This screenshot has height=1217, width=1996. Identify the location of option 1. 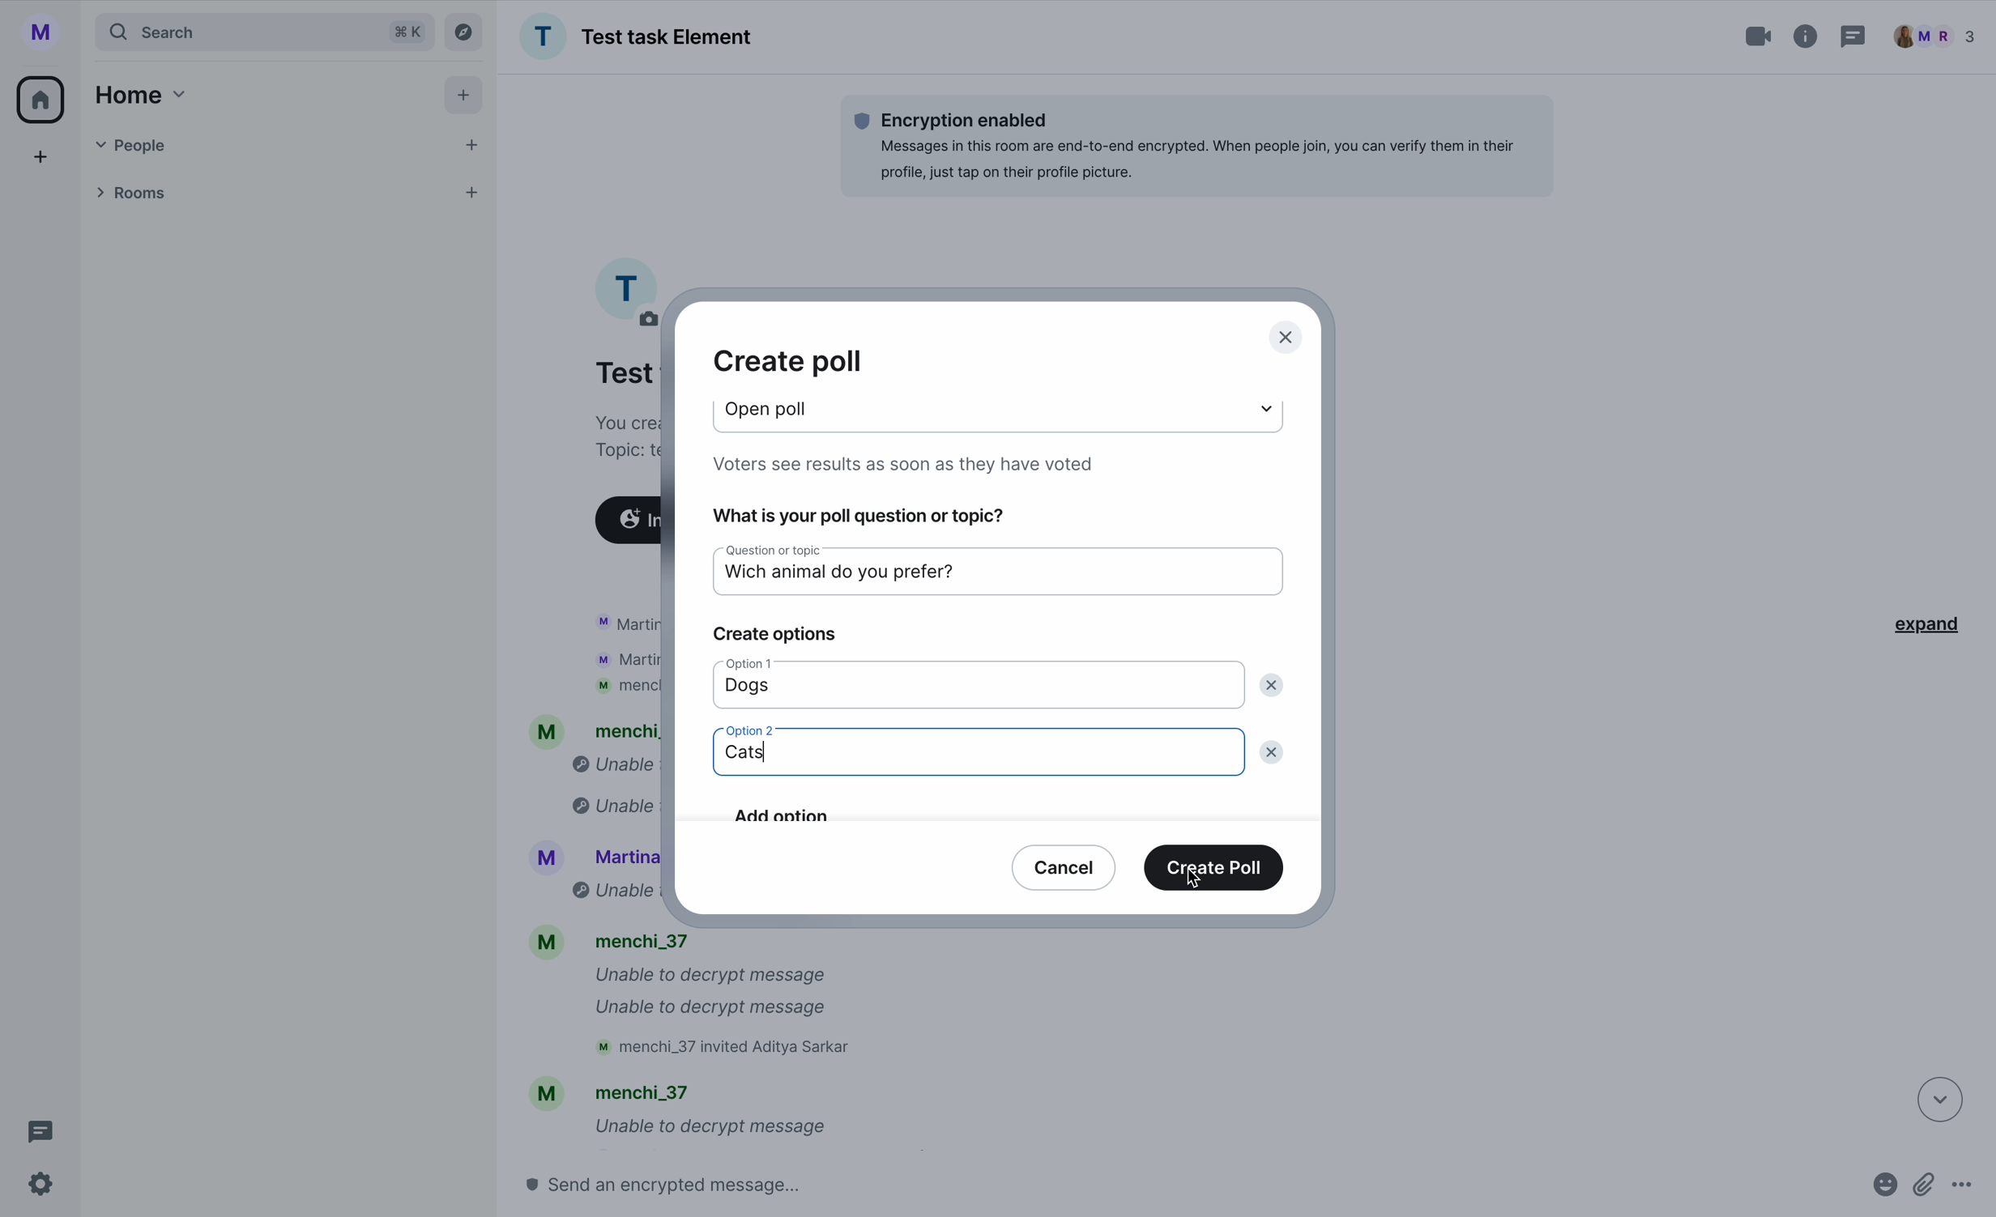
(758, 664).